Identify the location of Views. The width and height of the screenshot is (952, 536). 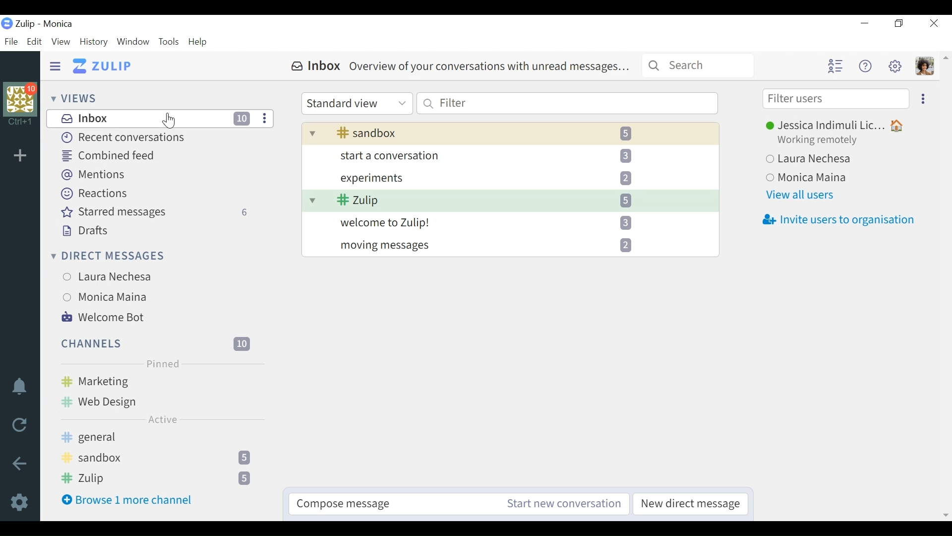
(74, 98).